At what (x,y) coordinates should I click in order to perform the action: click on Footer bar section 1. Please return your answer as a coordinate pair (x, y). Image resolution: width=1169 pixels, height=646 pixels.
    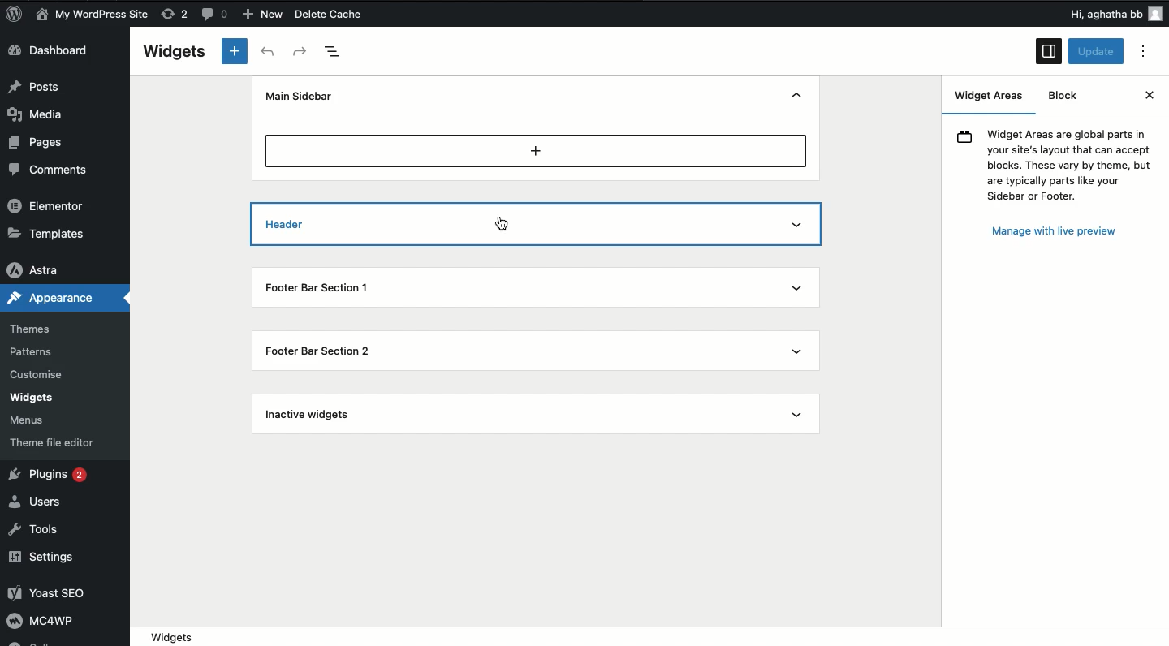
    Looking at the image, I should click on (322, 287).